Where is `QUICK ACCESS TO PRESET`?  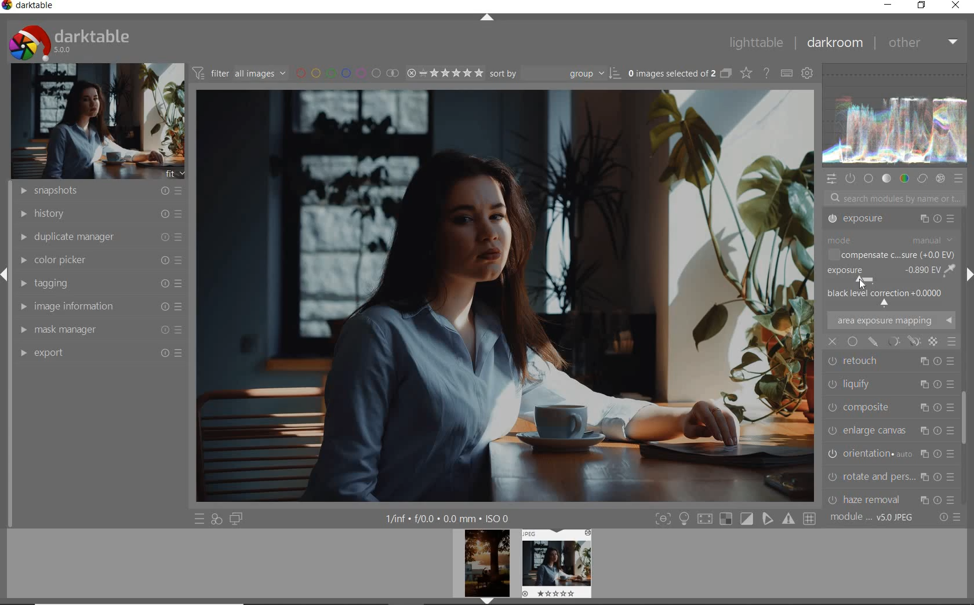 QUICK ACCESS TO PRESET is located at coordinates (199, 518).